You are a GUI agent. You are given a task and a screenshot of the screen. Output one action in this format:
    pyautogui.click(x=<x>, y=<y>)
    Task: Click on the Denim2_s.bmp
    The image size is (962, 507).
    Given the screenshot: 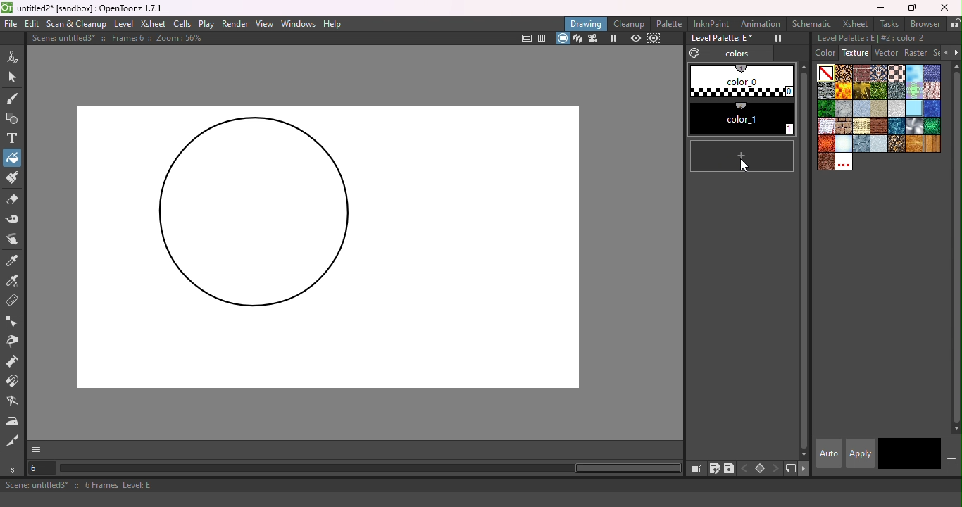 What is the action you would take?
    pyautogui.click(x=932, y=72)
    